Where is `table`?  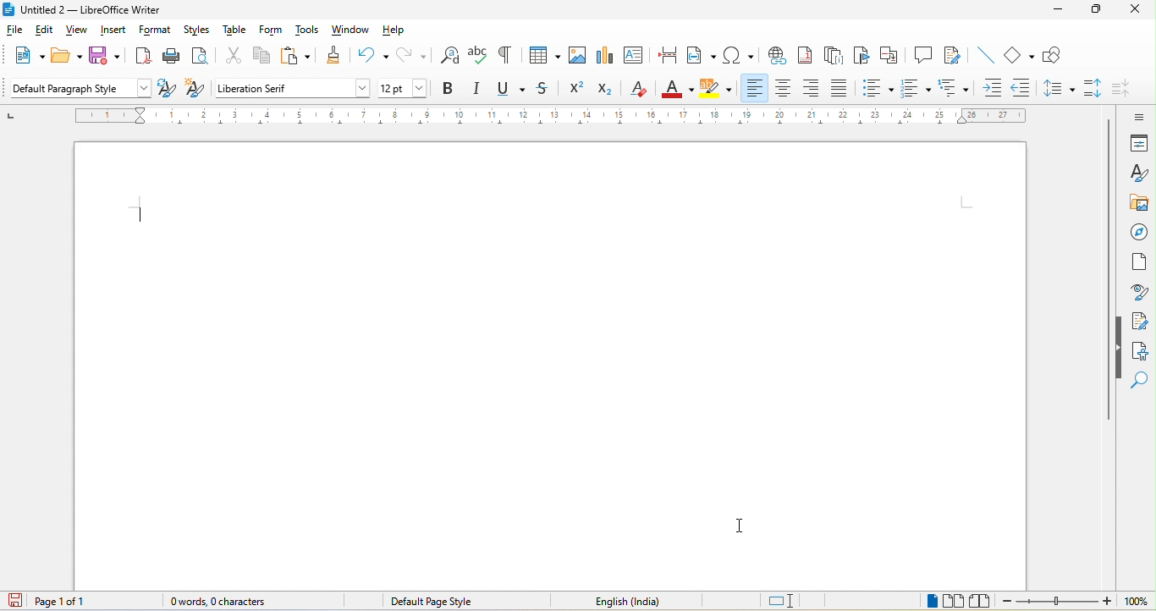 table is located at coordinates (237, 31).